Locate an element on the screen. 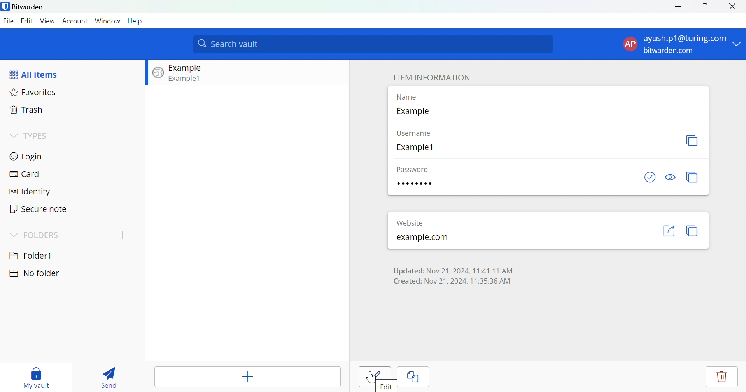 This screenshot has width=746, height=392. Edit is located at coordinates (28, 21).